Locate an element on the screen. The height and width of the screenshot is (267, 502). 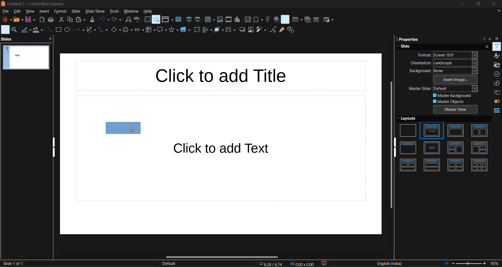
insert line is located at coordinates (50, 30).